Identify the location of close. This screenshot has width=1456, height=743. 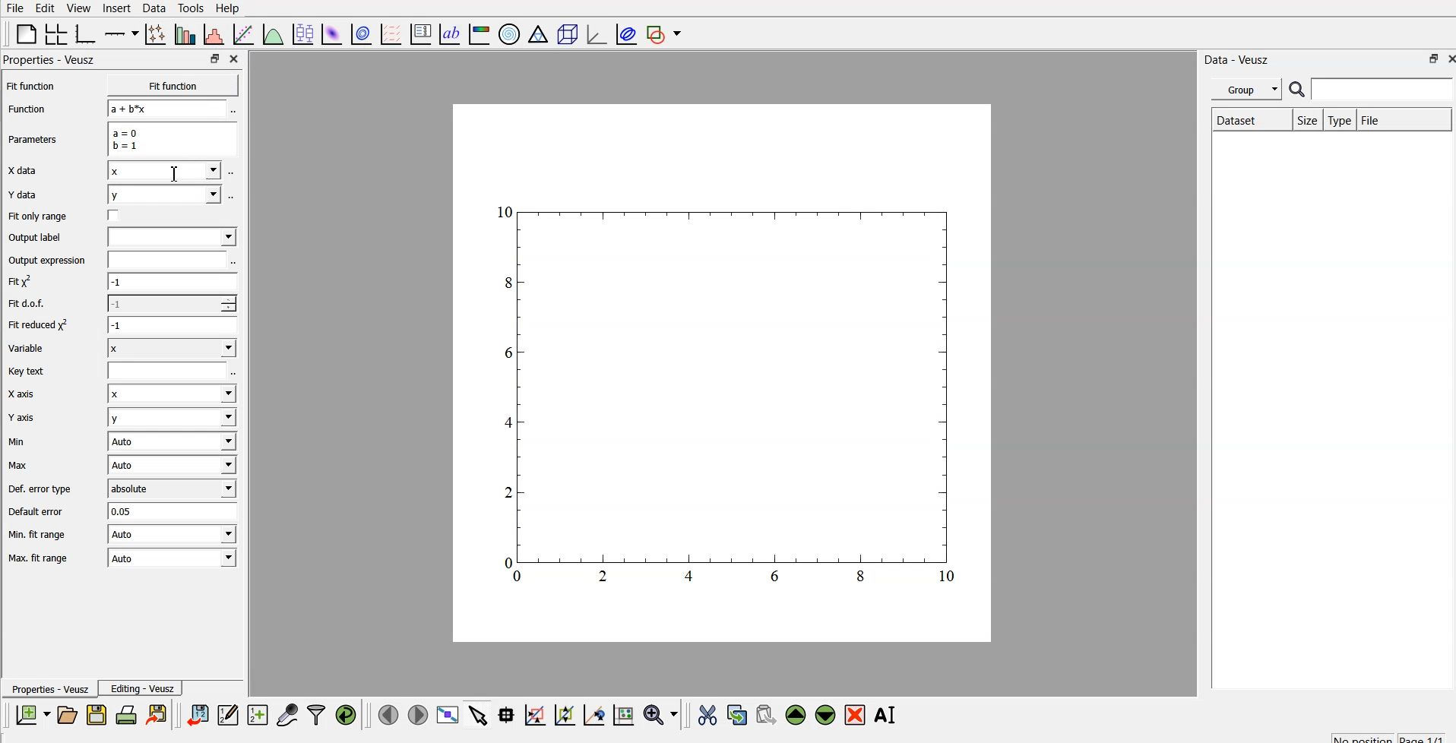
(1447, 62).